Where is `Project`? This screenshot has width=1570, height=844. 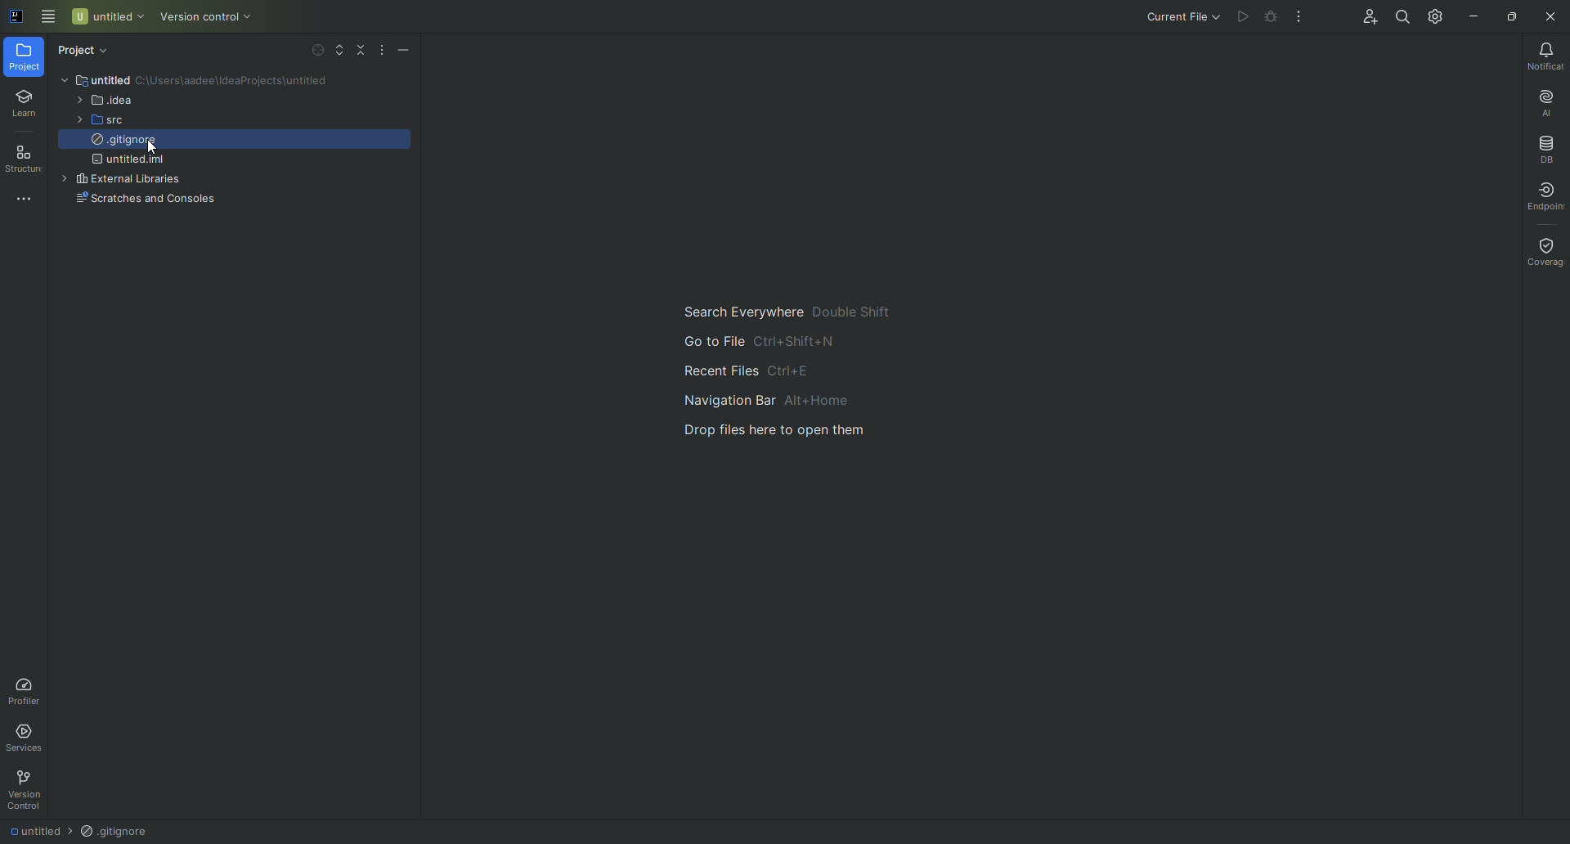
Project is located at coordinates (87, 47).